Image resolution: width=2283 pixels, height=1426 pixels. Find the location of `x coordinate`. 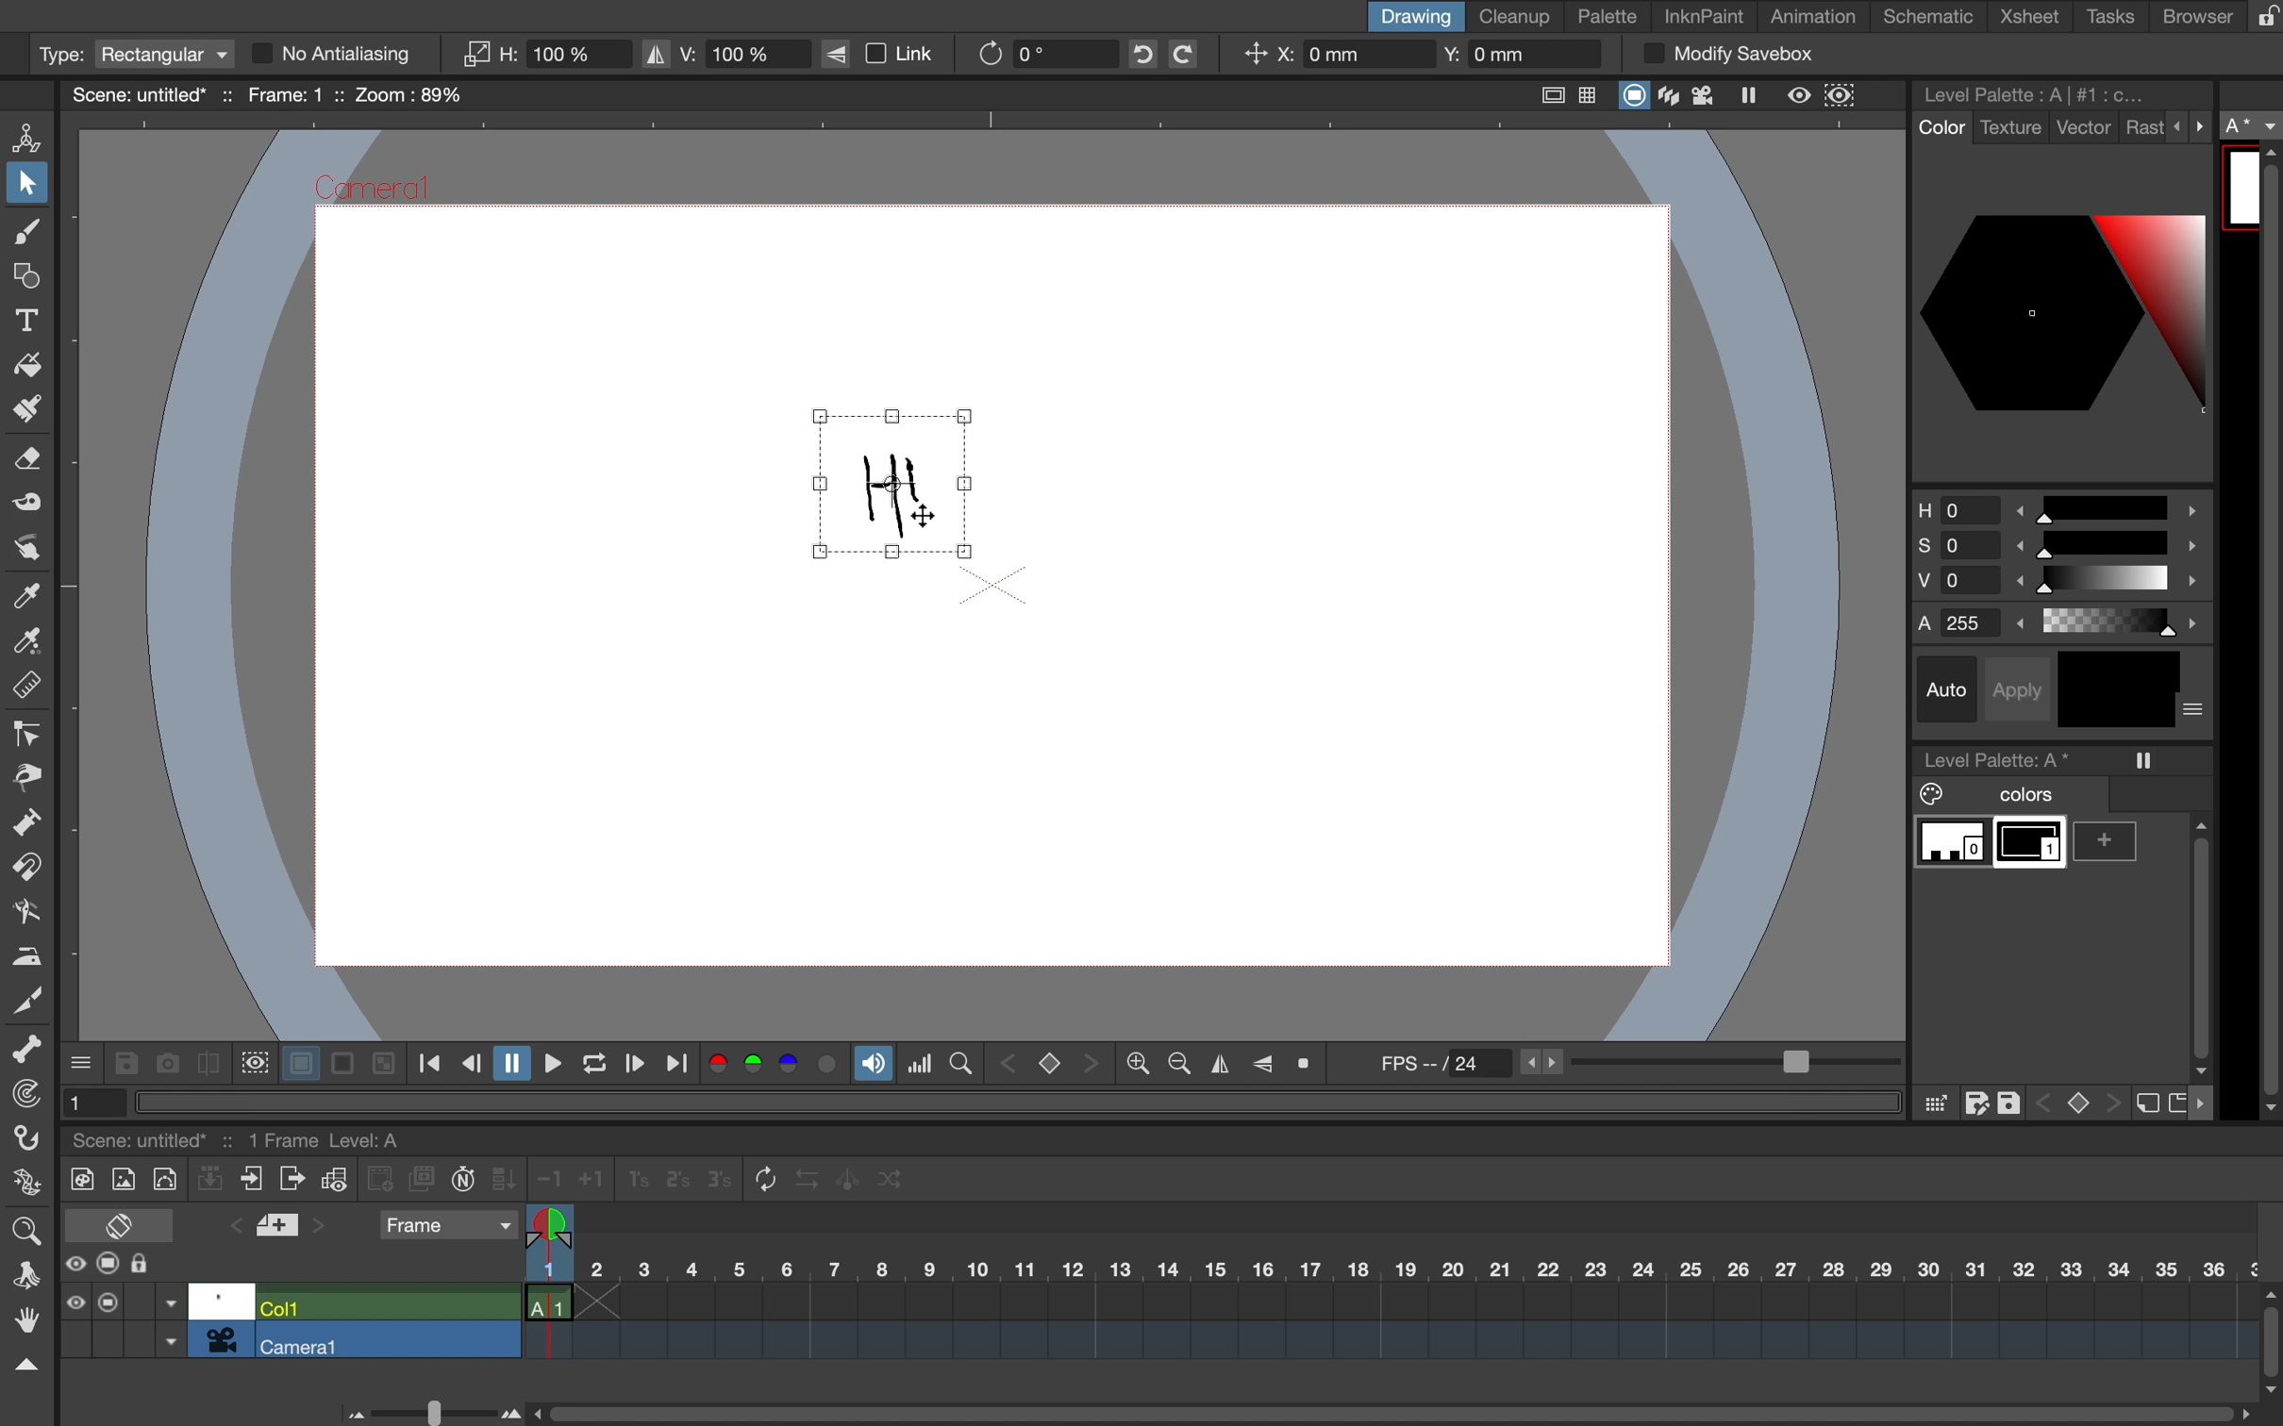

x coordinate is located at coordinates (1329, 57).